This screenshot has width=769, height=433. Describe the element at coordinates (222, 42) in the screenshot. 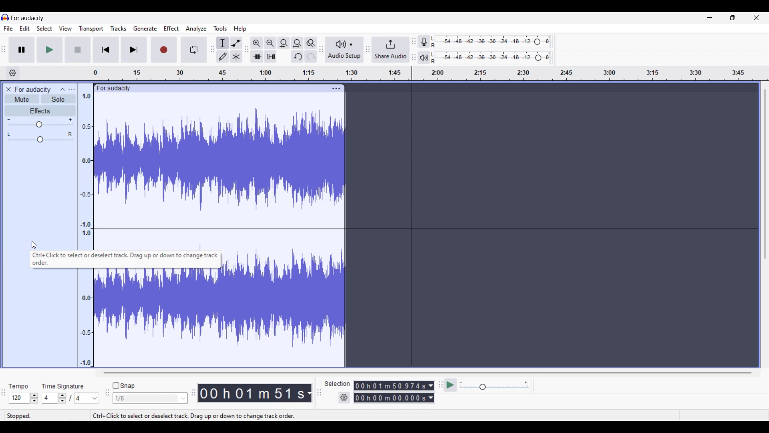

I see `Selection tool` at that location.